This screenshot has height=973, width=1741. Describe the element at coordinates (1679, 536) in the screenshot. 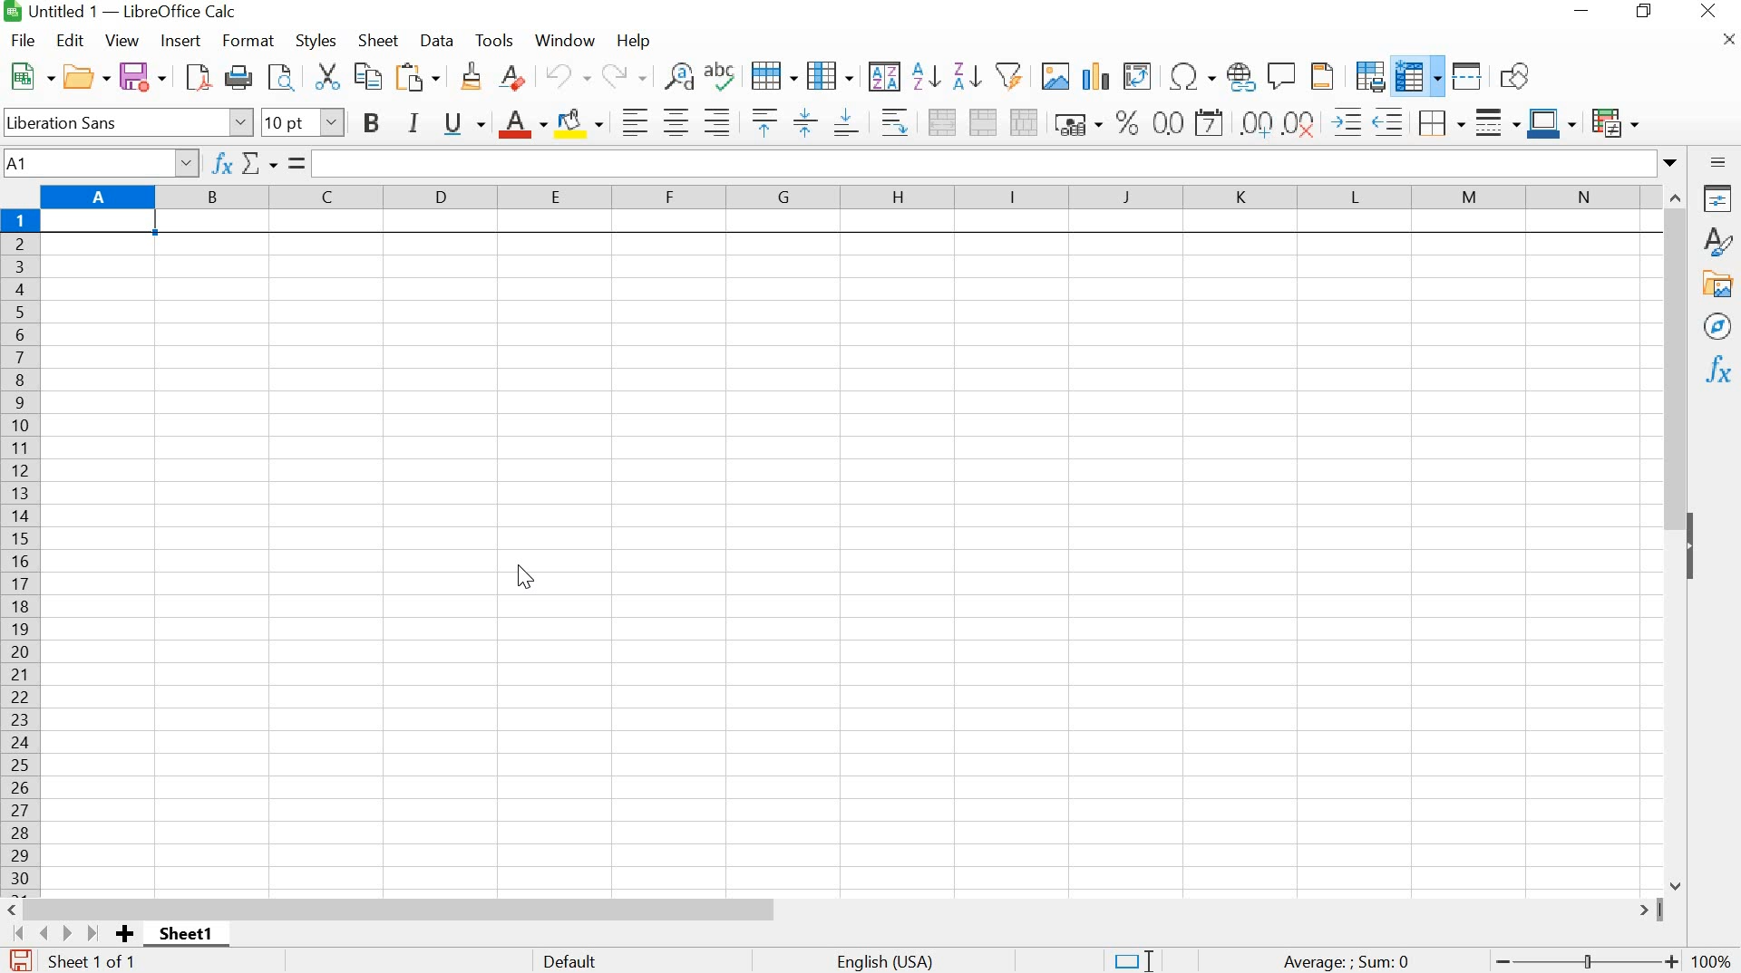

I see `SCROLLBAR` at that location.